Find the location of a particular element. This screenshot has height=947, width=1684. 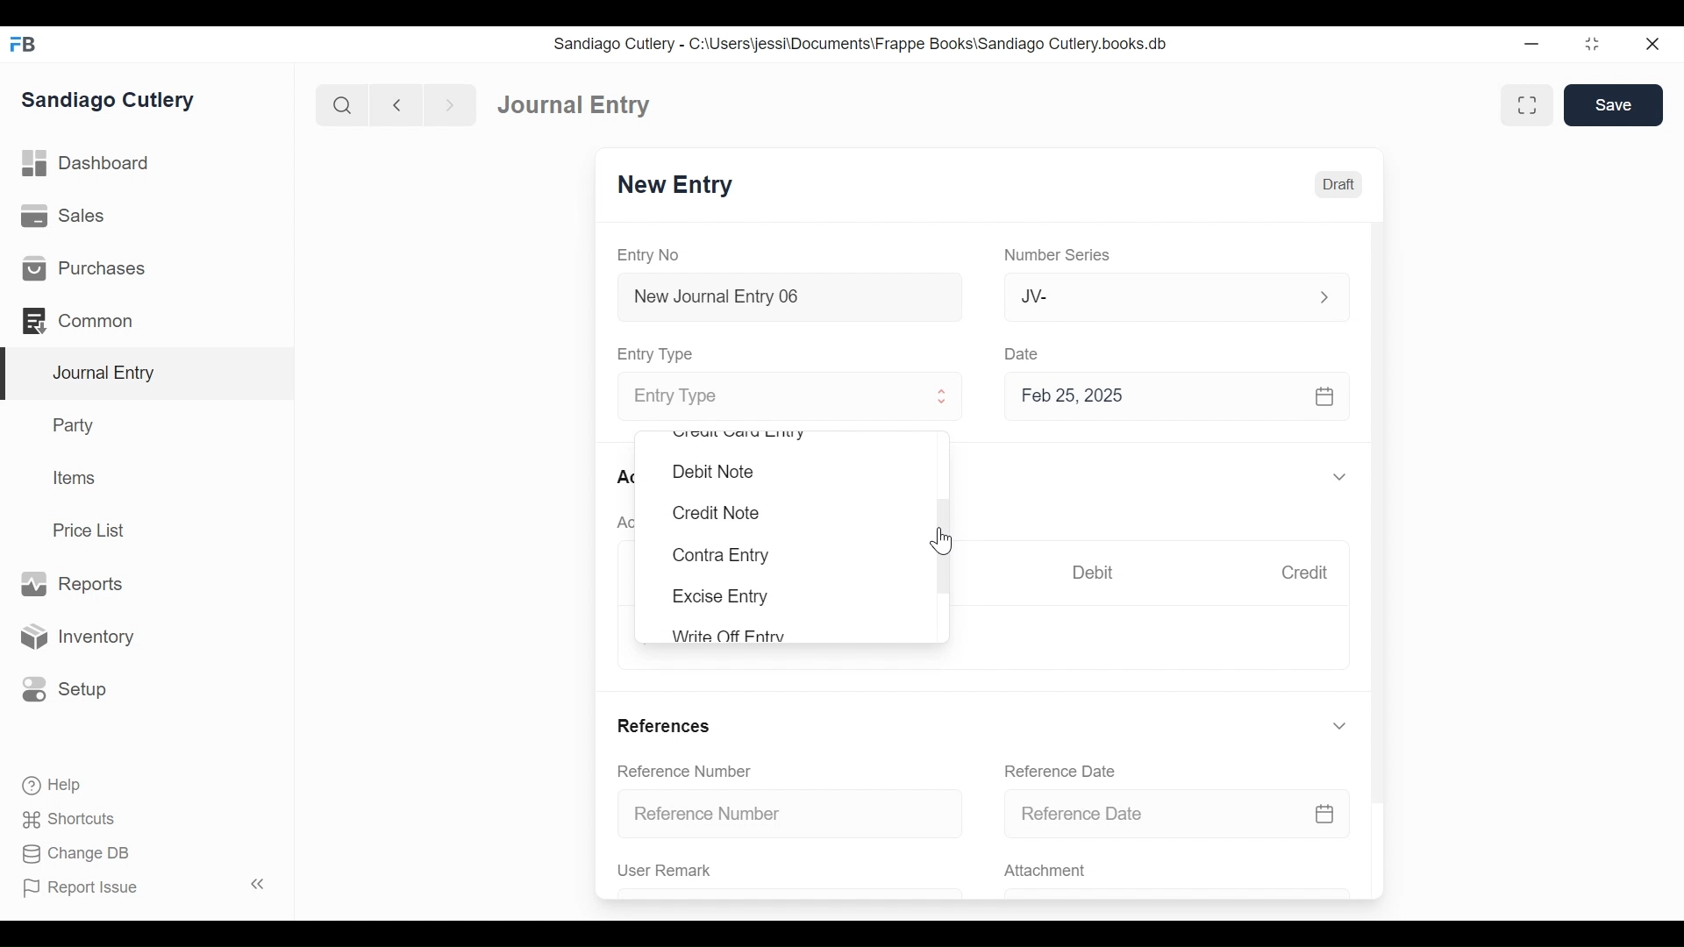

Dashboard is located at coordinates (88, 164).